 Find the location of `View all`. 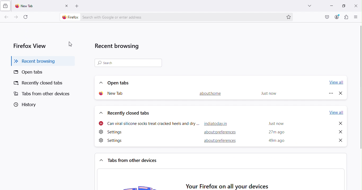

View all is located at coordinates (336, 112).